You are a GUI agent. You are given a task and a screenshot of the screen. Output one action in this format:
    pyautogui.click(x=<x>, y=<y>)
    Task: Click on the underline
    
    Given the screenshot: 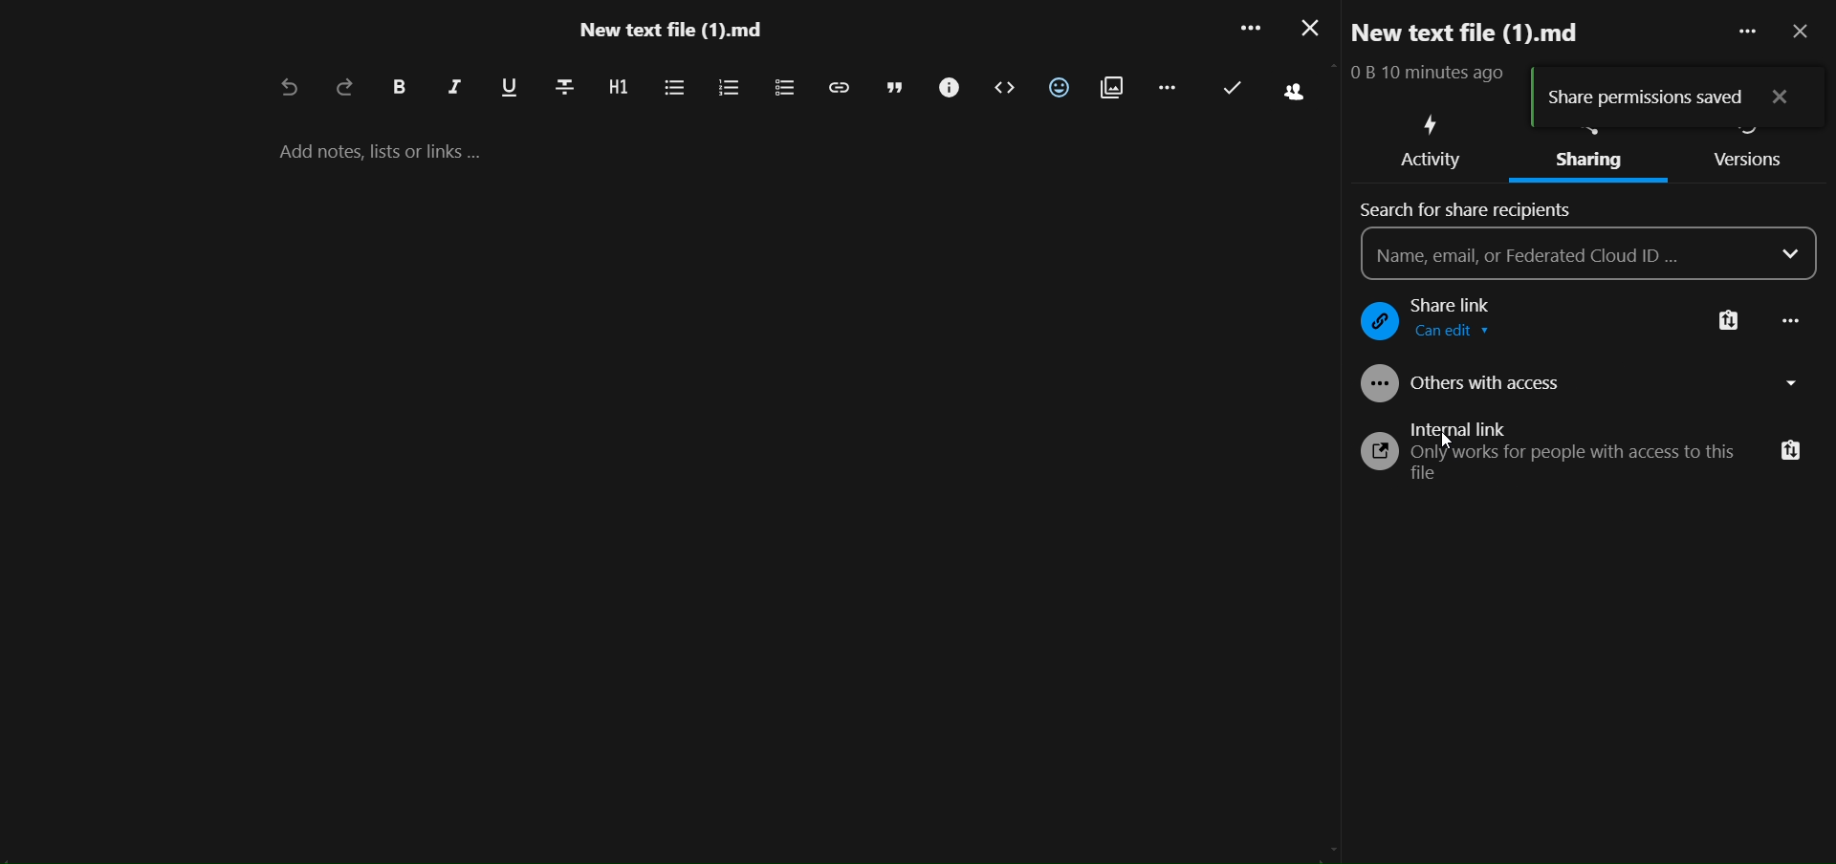 What is the action you would take?
    pyautogui.click(x=509, y=89)
    